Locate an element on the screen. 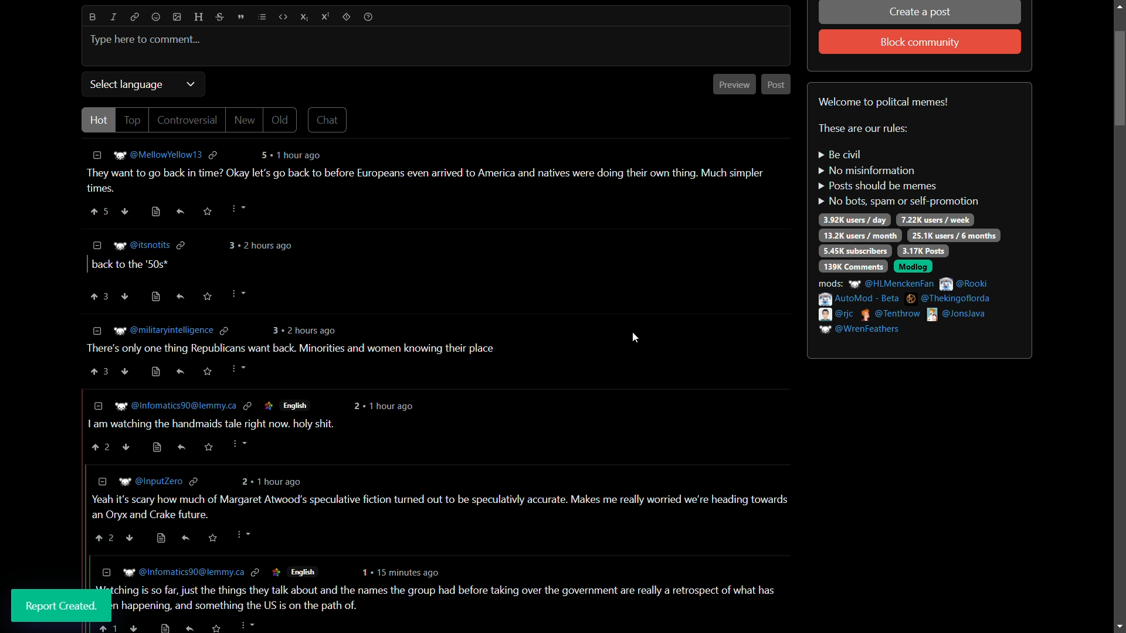 The width and height of the screenshot is (1126, 633). 25.1k users/6 months is located at coordinates (954, 236).